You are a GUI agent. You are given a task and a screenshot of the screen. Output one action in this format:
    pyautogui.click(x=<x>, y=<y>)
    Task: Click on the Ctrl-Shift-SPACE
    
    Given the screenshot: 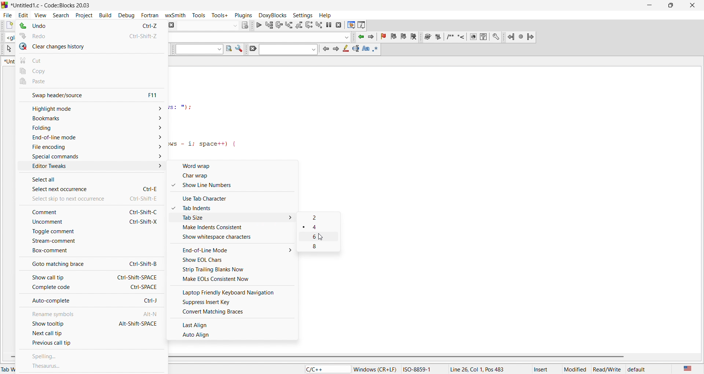 What is the action you would take?
    pyautogui.click(x=137, y=276)
    